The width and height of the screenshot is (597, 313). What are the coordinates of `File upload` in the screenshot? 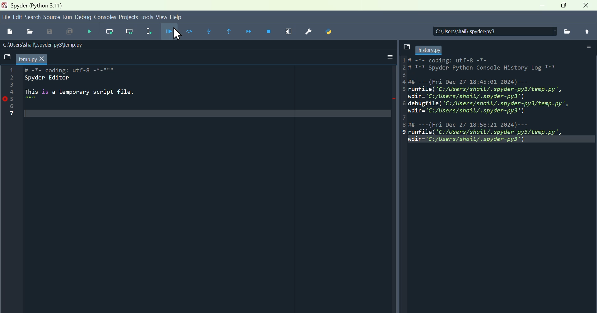 It's located at (588, 31).